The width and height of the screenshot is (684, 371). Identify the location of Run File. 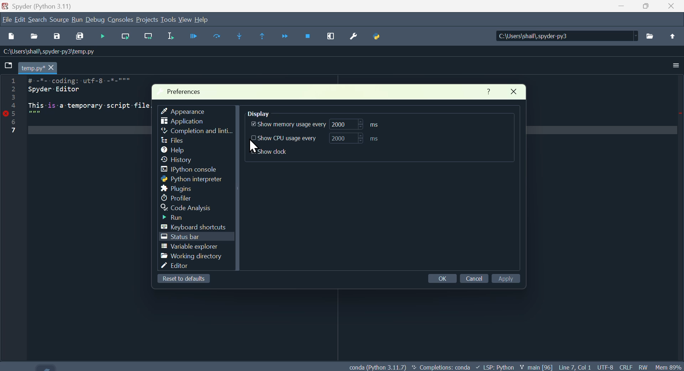
(189, 35).